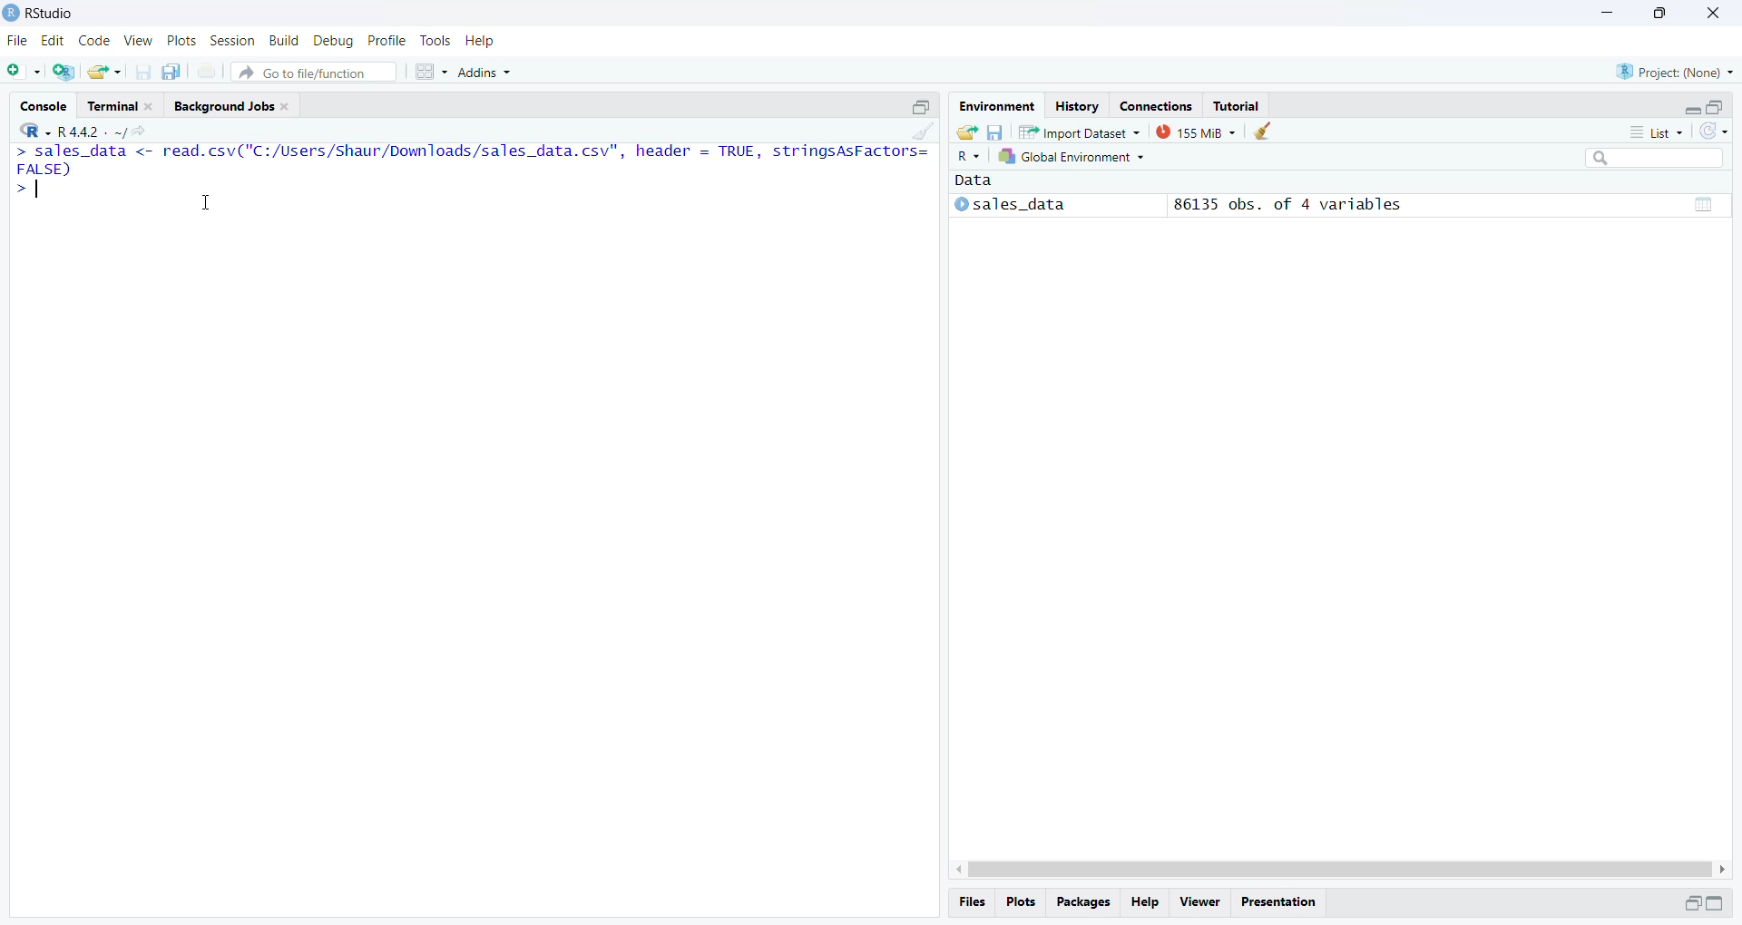  Describe the element at coordinates (1656, 133) in the screenshot. I see `List` at that location.